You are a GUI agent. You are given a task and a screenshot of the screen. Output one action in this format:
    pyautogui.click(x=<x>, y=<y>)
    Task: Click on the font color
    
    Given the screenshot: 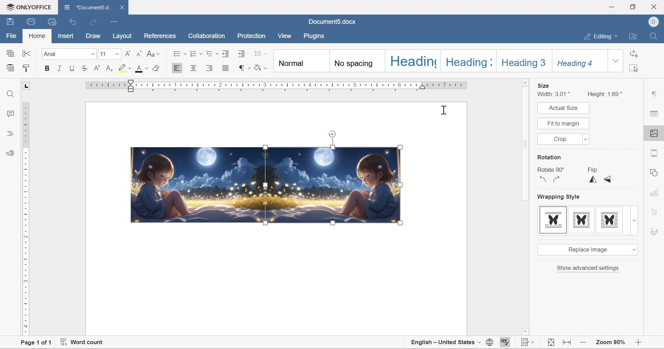 What is the action you would take?
    pyautogui.click(x=142, y=68)
    